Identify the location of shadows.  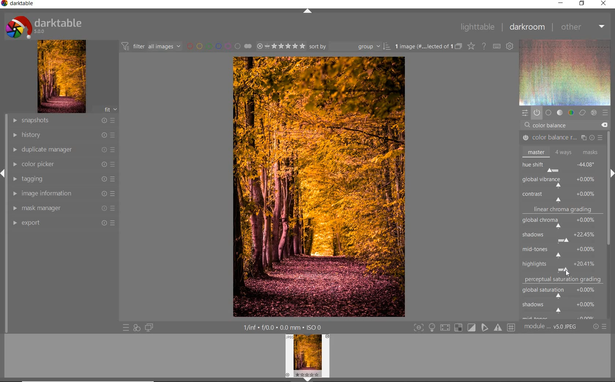
(563, 236).